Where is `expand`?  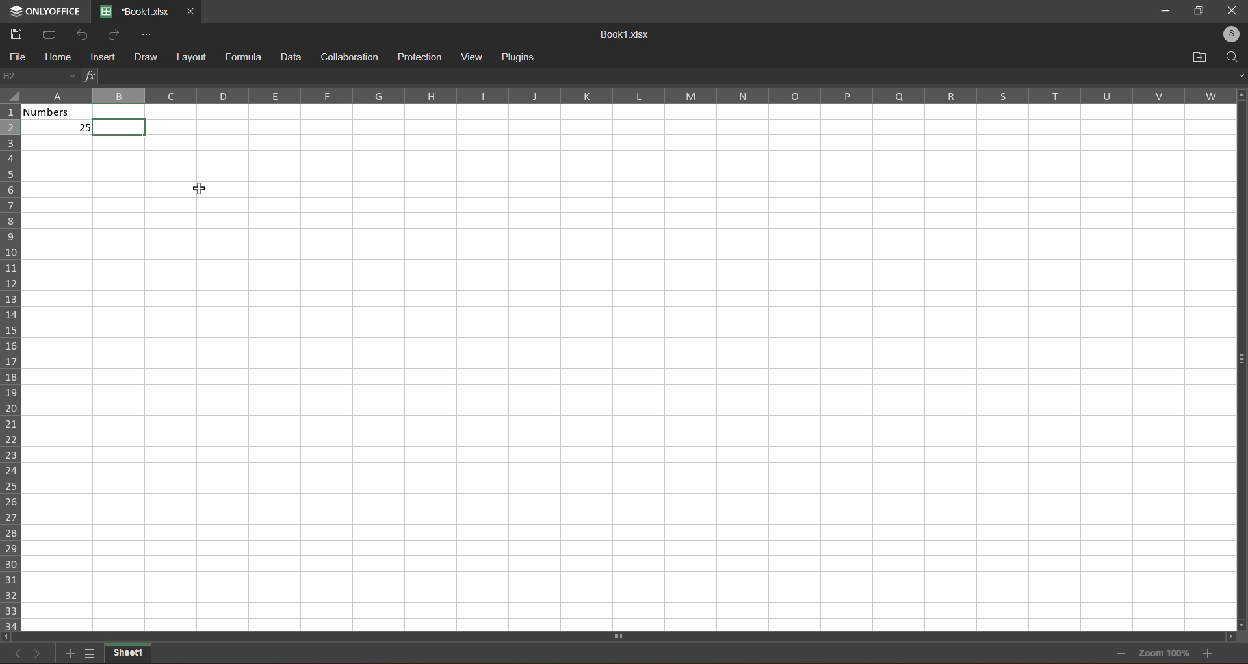 expand is located at coordinates (1237, 75).